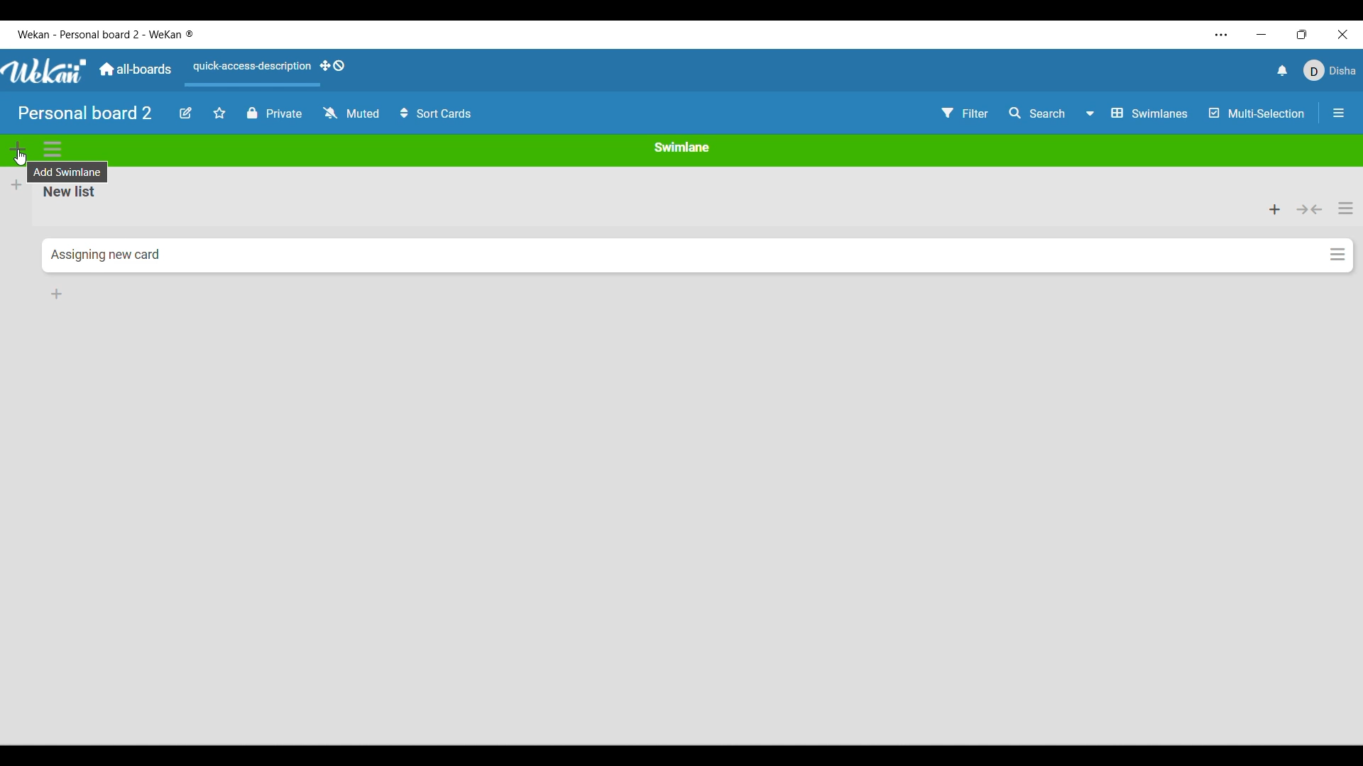  Describe the element at coordinates (136, 70) in the screenshot. I see `Go to main dashboard` at that location.